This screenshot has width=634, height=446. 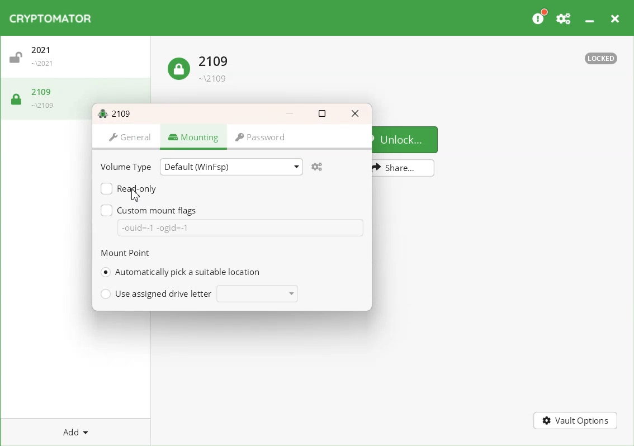 What do you see at coordinates (78, 59) in the screenshot?
I see `Unlock Vault` at bounding box center [78, 59].